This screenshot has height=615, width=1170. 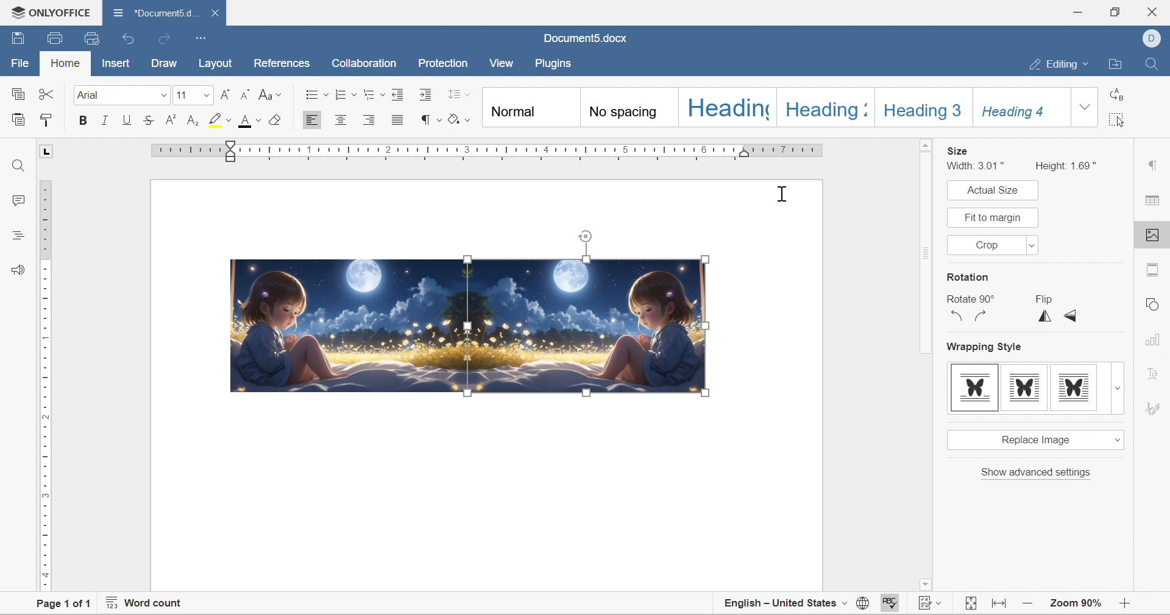 What do you see at coordinates (399, 120) in the screenshot?
I see `justified` at bounding box center [399, 120].